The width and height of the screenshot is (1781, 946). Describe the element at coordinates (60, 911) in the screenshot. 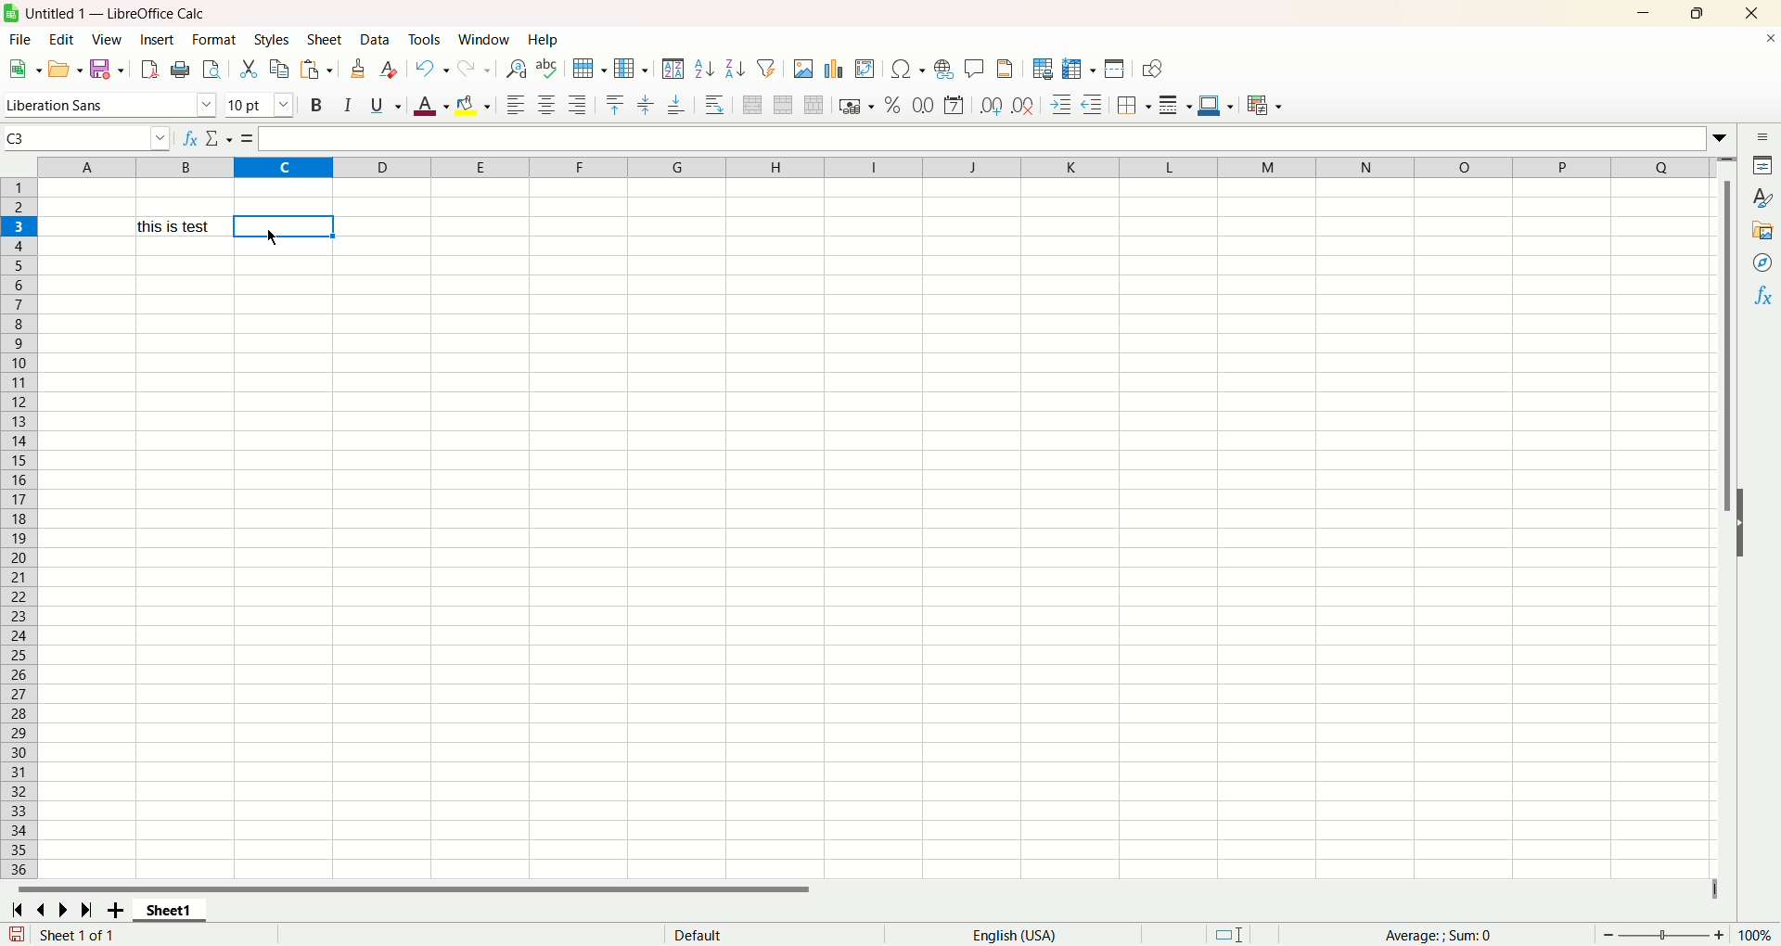

I see `next sheet` at that location.